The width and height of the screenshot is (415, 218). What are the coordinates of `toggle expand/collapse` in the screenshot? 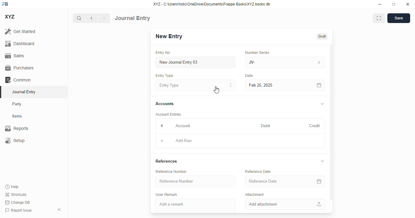 It's located at (323, 161).